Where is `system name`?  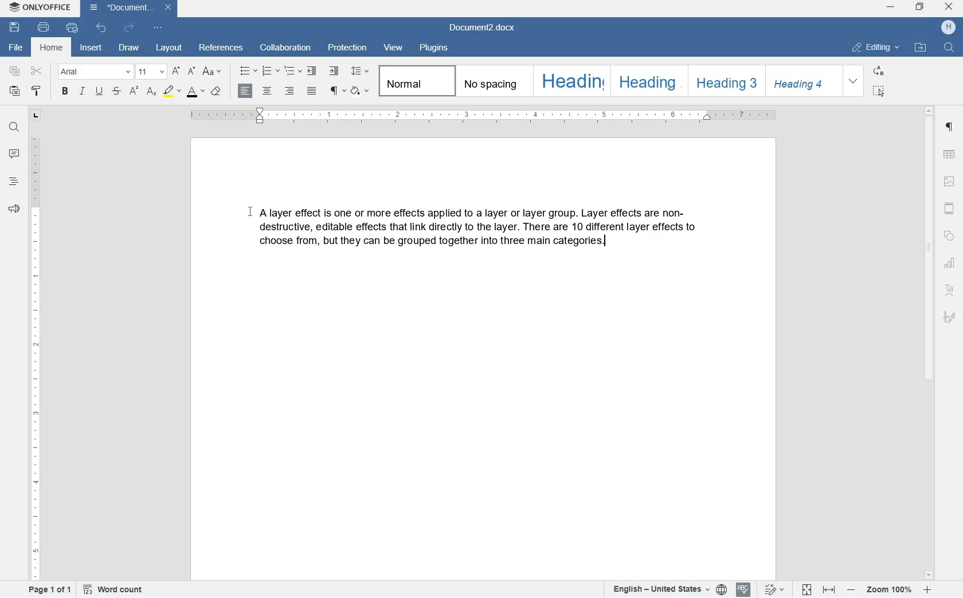
system name is located at coordinates (39, 8).